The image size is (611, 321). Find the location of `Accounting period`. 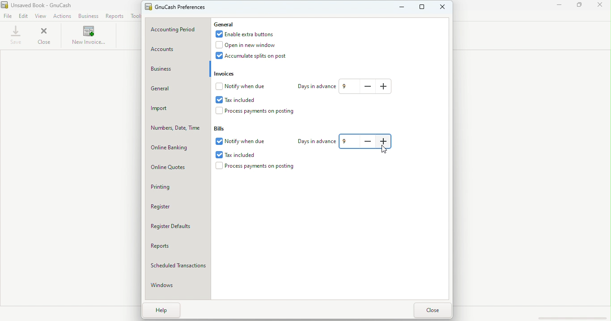

Accounting period is located at coordinates (178, 28).